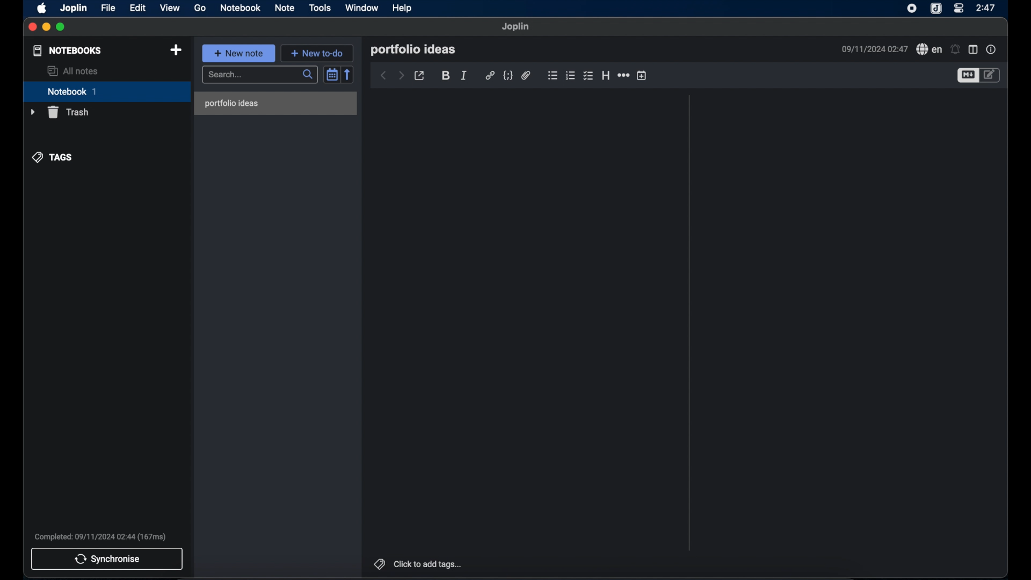 This screenshot has width=1031, height=580. I want to click on 09/11/2024 02:47, so click(872, 48).